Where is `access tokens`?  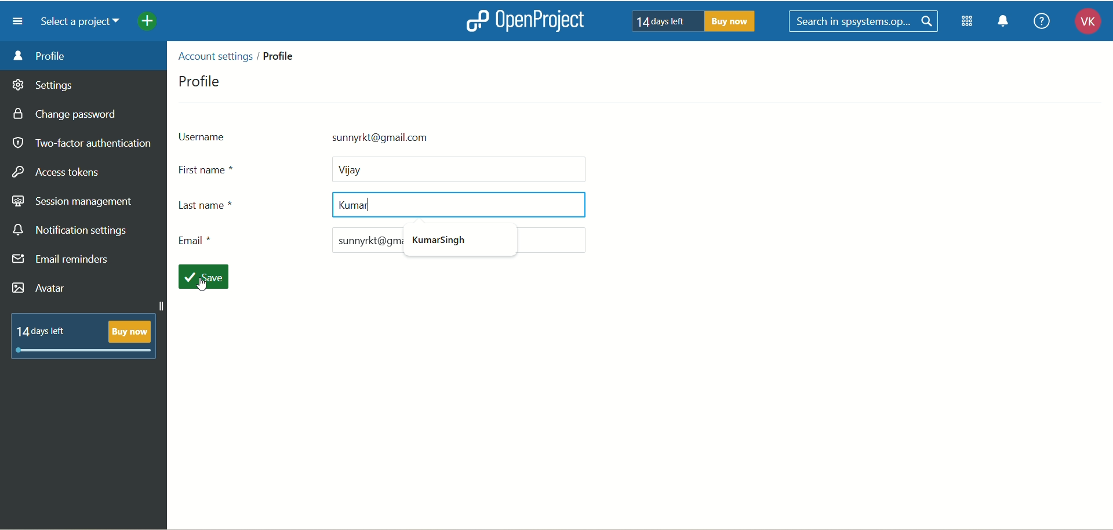 access tokens is located at coordinates (58, 170).